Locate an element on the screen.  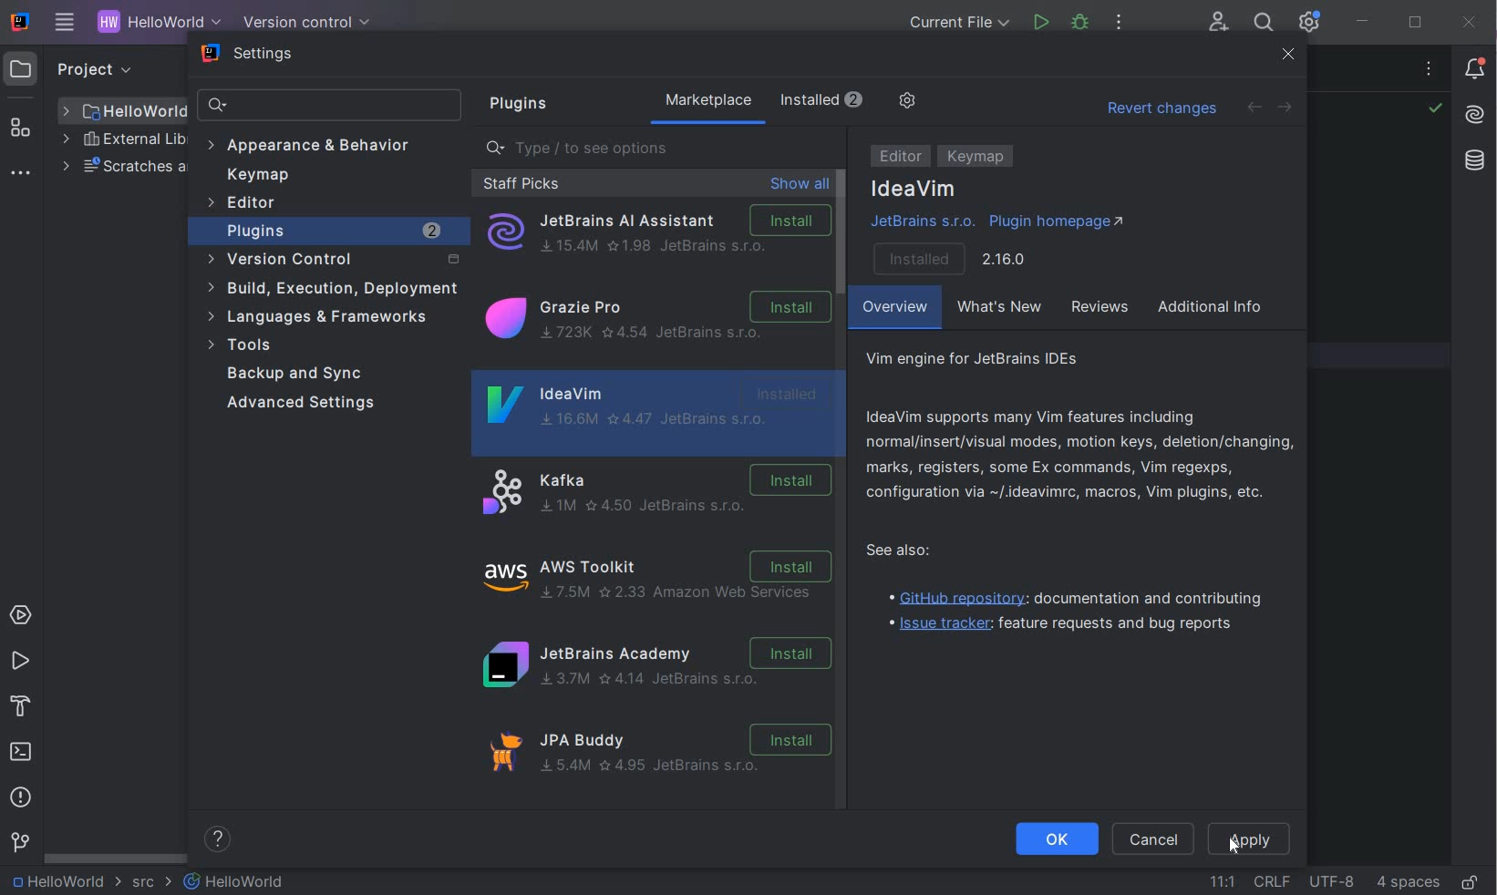
TERMINAL is located at coordinates (22, 754).